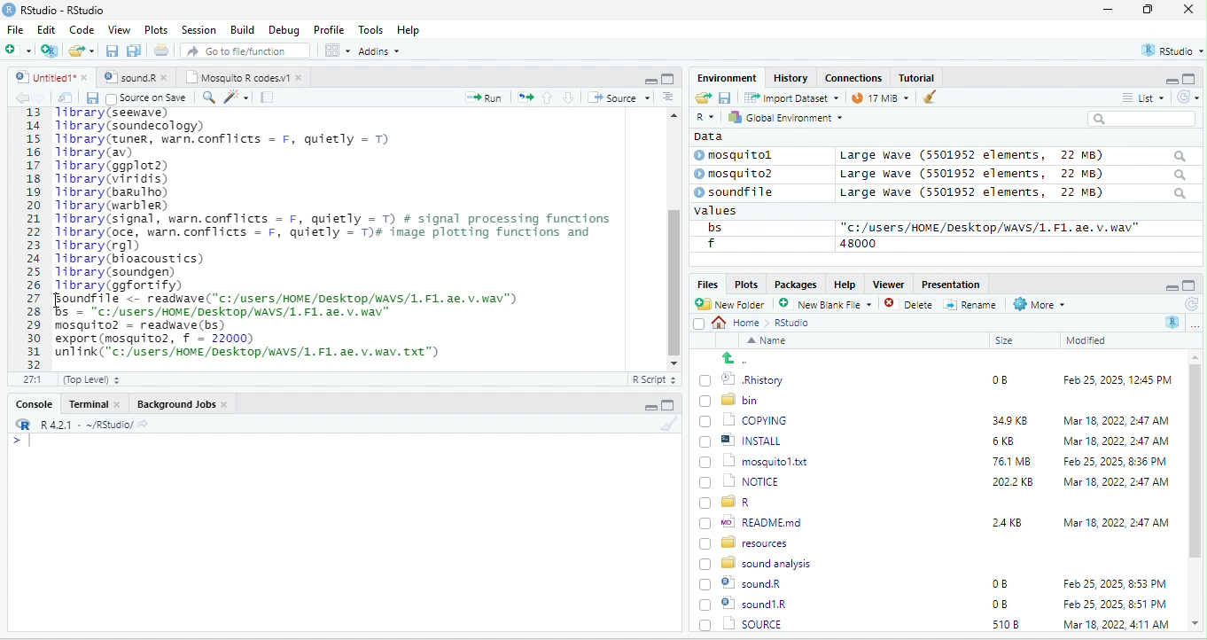 The image size is (1207, 640). Describe the element at coordinates (15, 29) in the screenshot. I see `File` at that location.